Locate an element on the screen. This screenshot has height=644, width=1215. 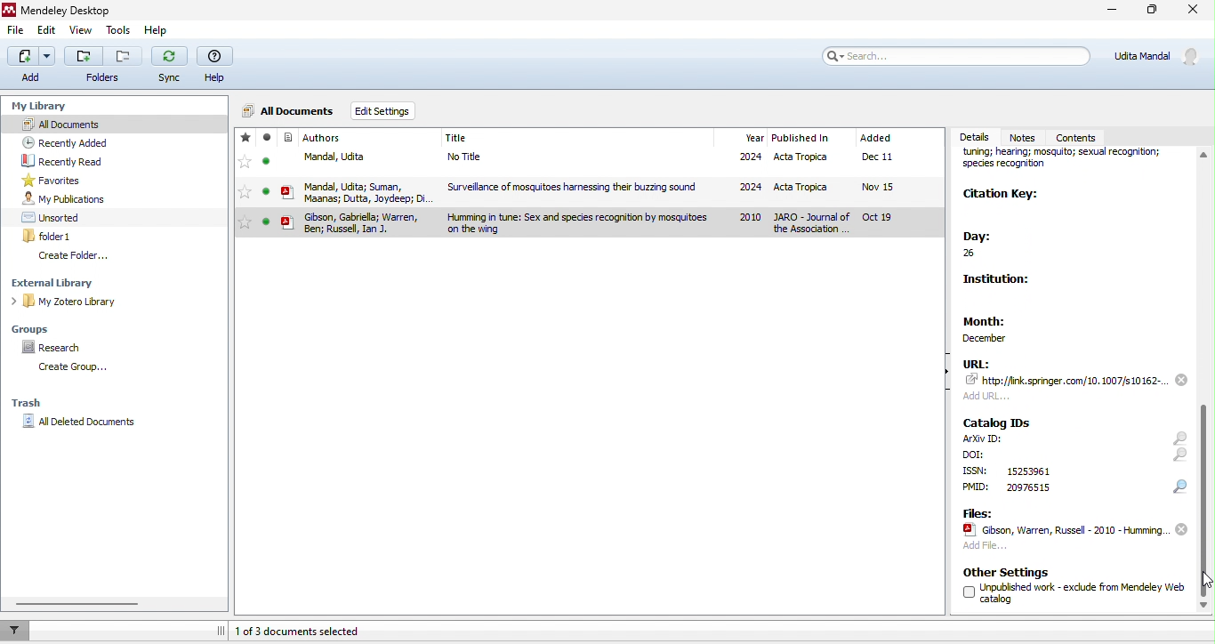
add is located at coordinates (991, 395).